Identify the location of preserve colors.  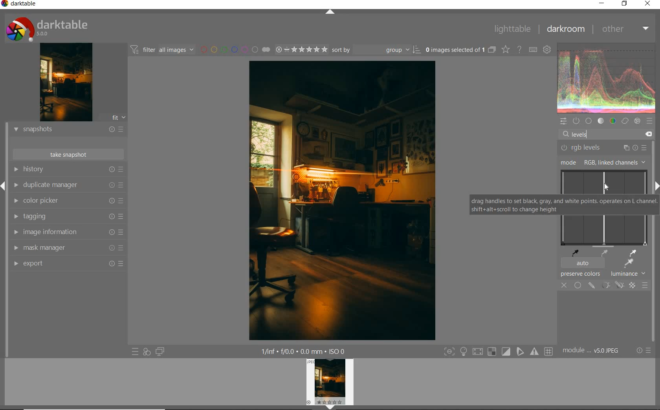
(581, 275).